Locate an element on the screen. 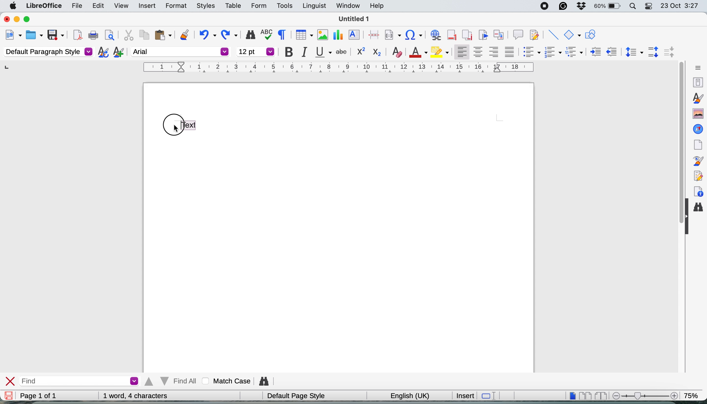 The width and height of the screenshot is (707, 404). print is located at coordinates (93, 36).